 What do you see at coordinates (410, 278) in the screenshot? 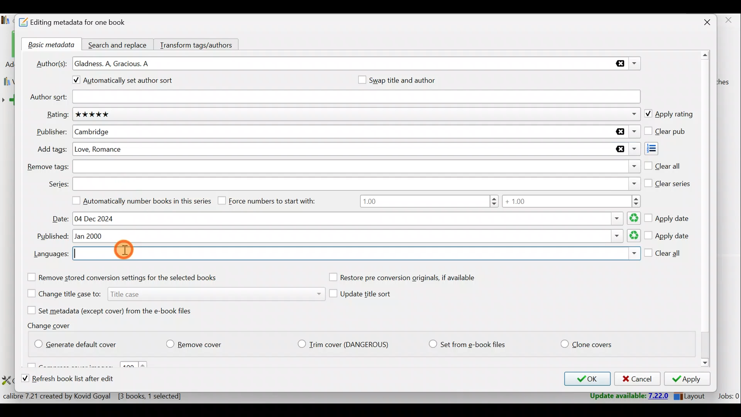
I see `Restore pre conversion originals, if available` at bounding box center [410, 278].